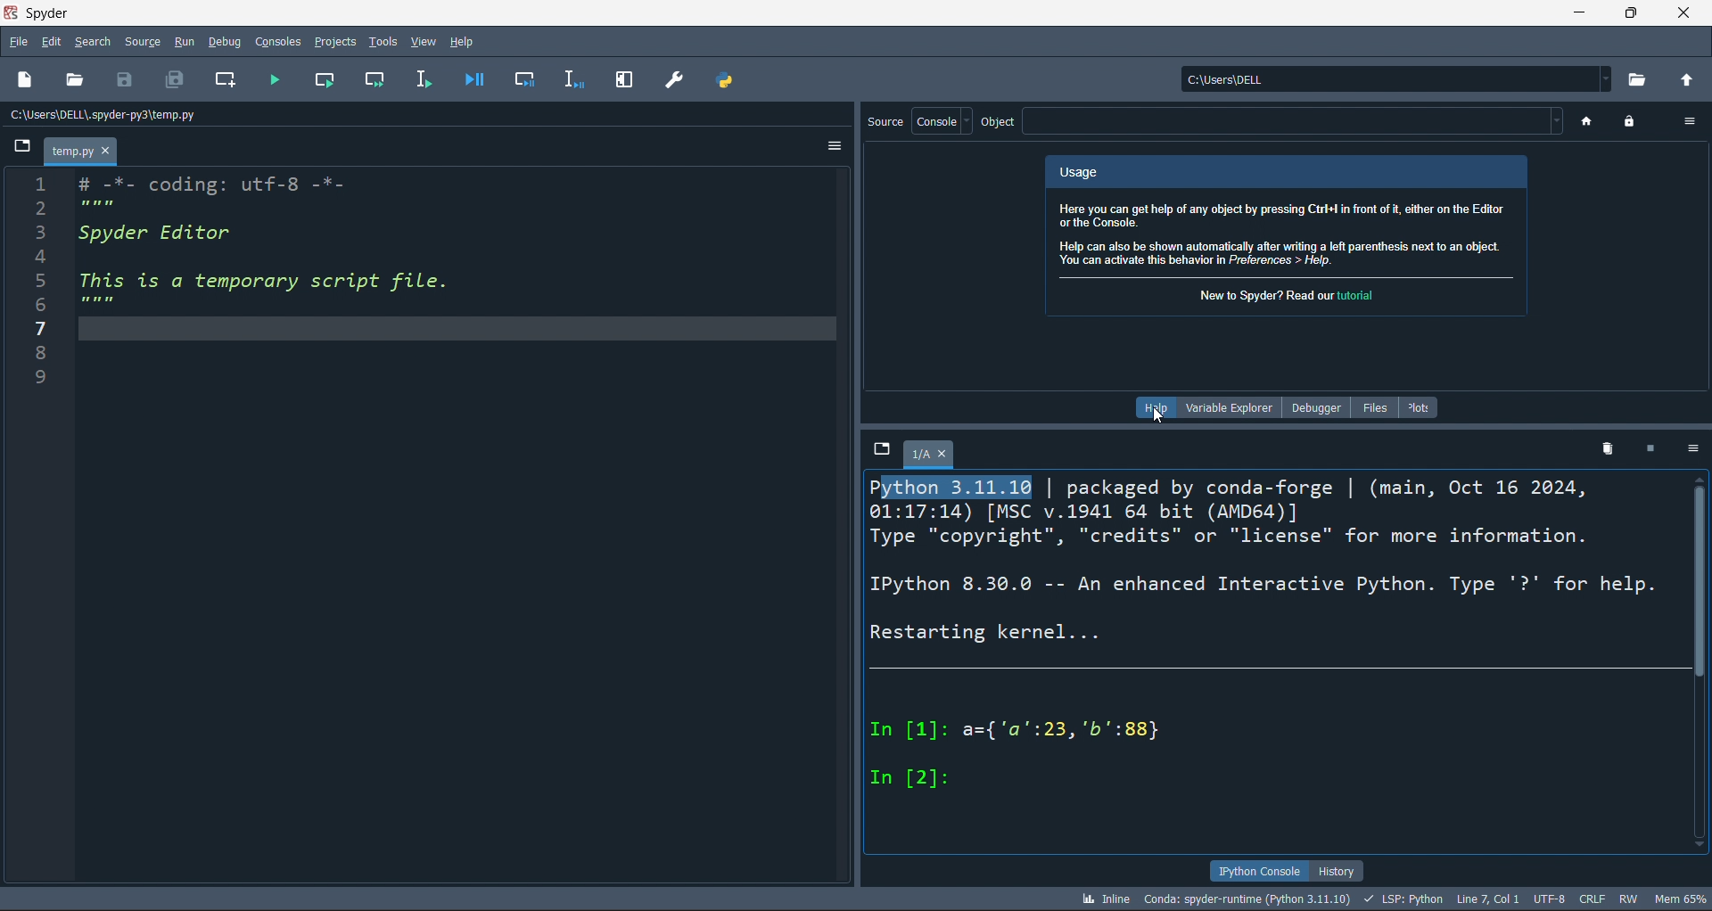  I want to click on LINE 7, COL 1, so click(1489, 896).